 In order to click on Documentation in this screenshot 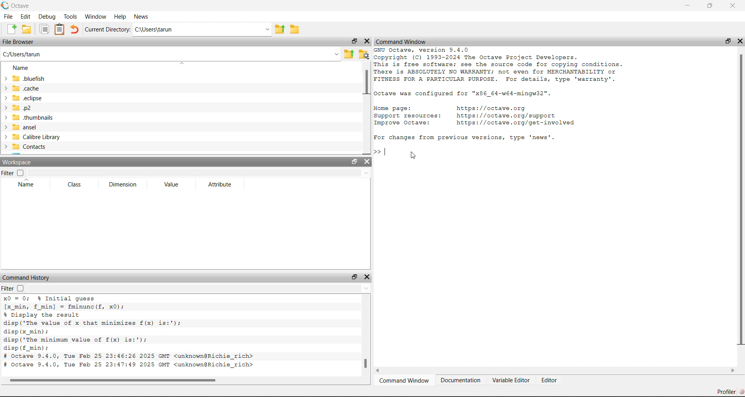, I will do `click(461, 379)`.